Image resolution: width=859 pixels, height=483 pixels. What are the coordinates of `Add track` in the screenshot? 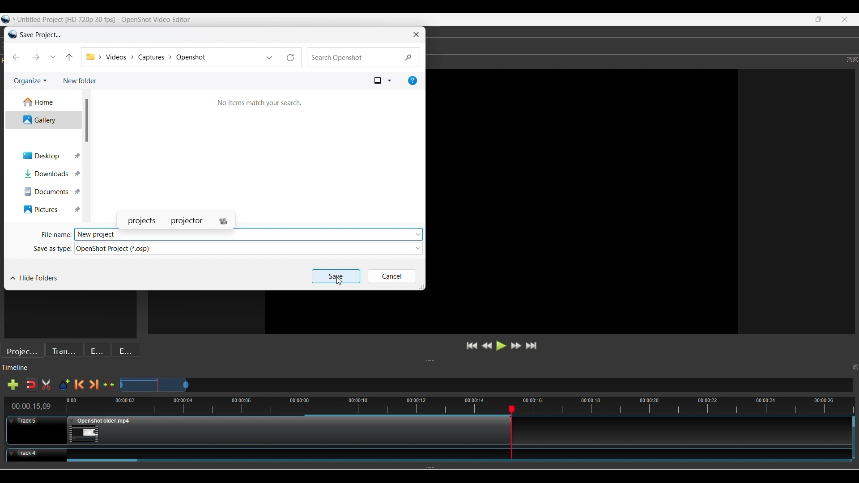 It's located at (13, 385).